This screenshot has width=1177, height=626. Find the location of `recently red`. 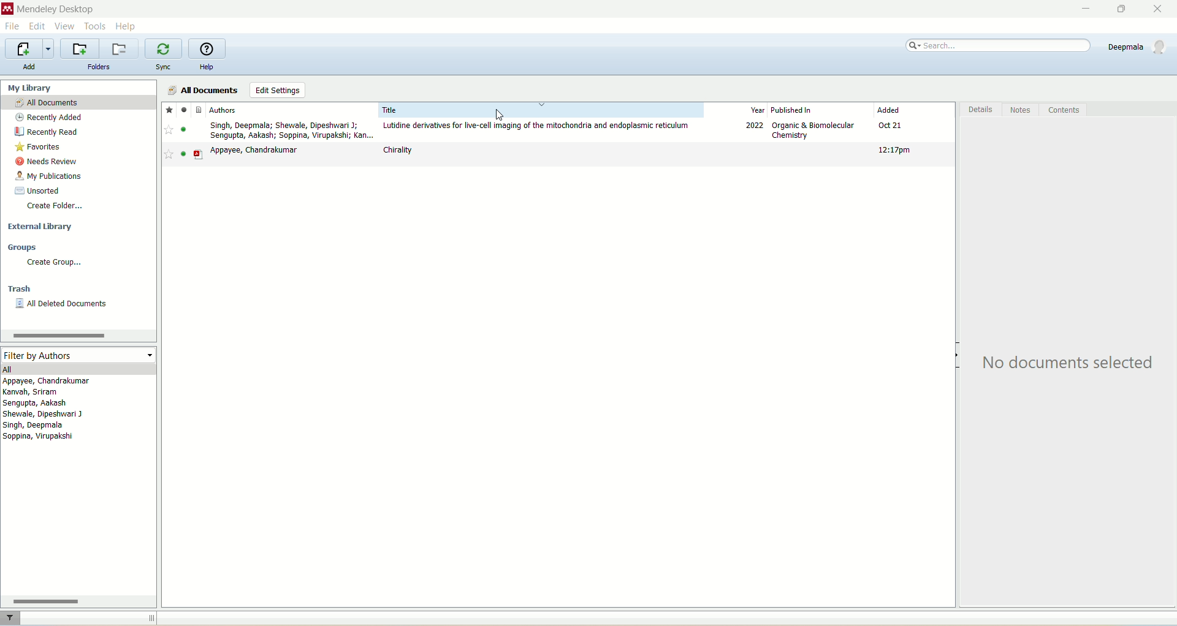

recently red is located at coordinates (48, 132).